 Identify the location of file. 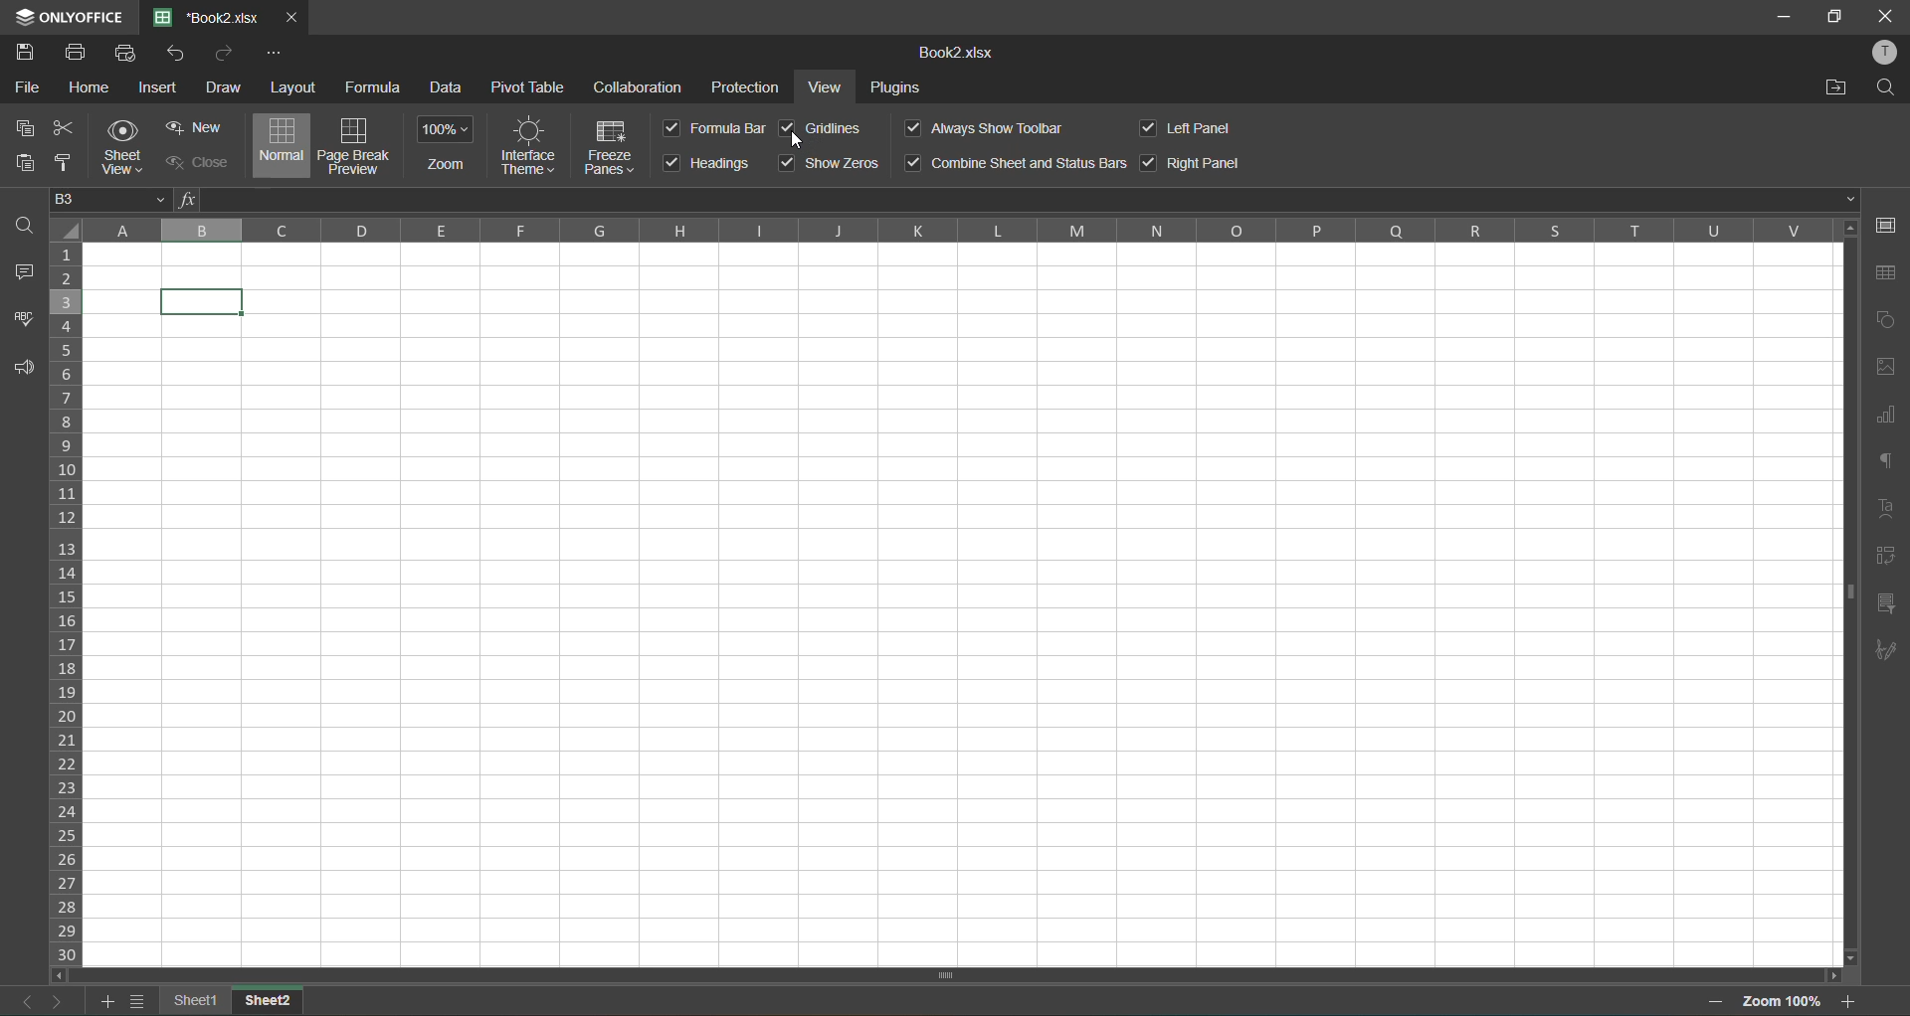
(32, 88).